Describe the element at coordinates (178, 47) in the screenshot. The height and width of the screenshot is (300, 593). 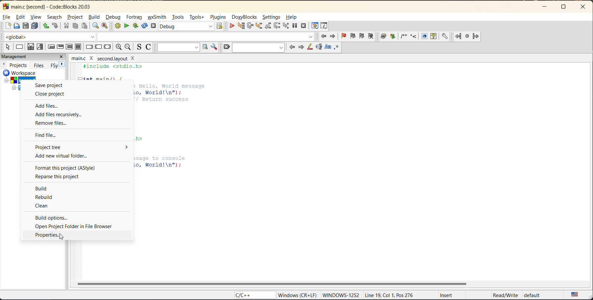
I see `text to search` at that location.